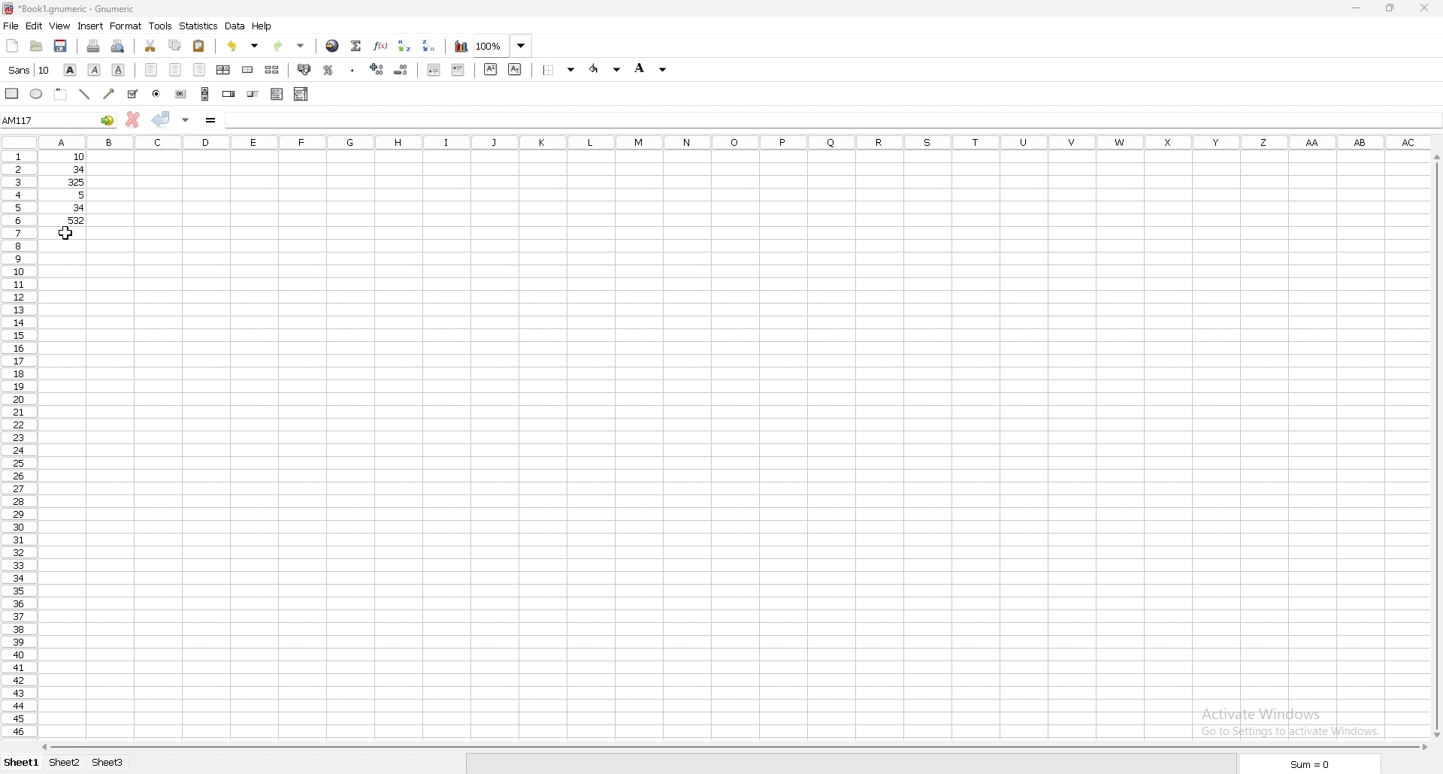 The image size is (1443, 774). Describe the element at coordinates (34, 26) in the screenshot. I see `edit` at that location.